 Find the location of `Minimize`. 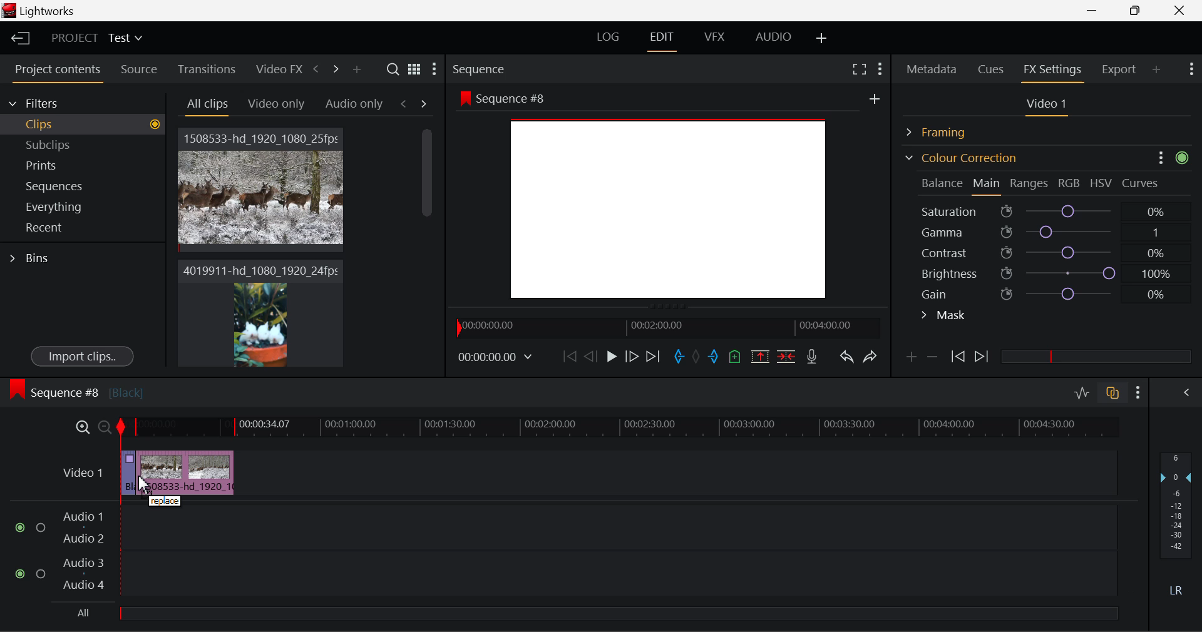

Minimize is located at coordinates (1138, 10).